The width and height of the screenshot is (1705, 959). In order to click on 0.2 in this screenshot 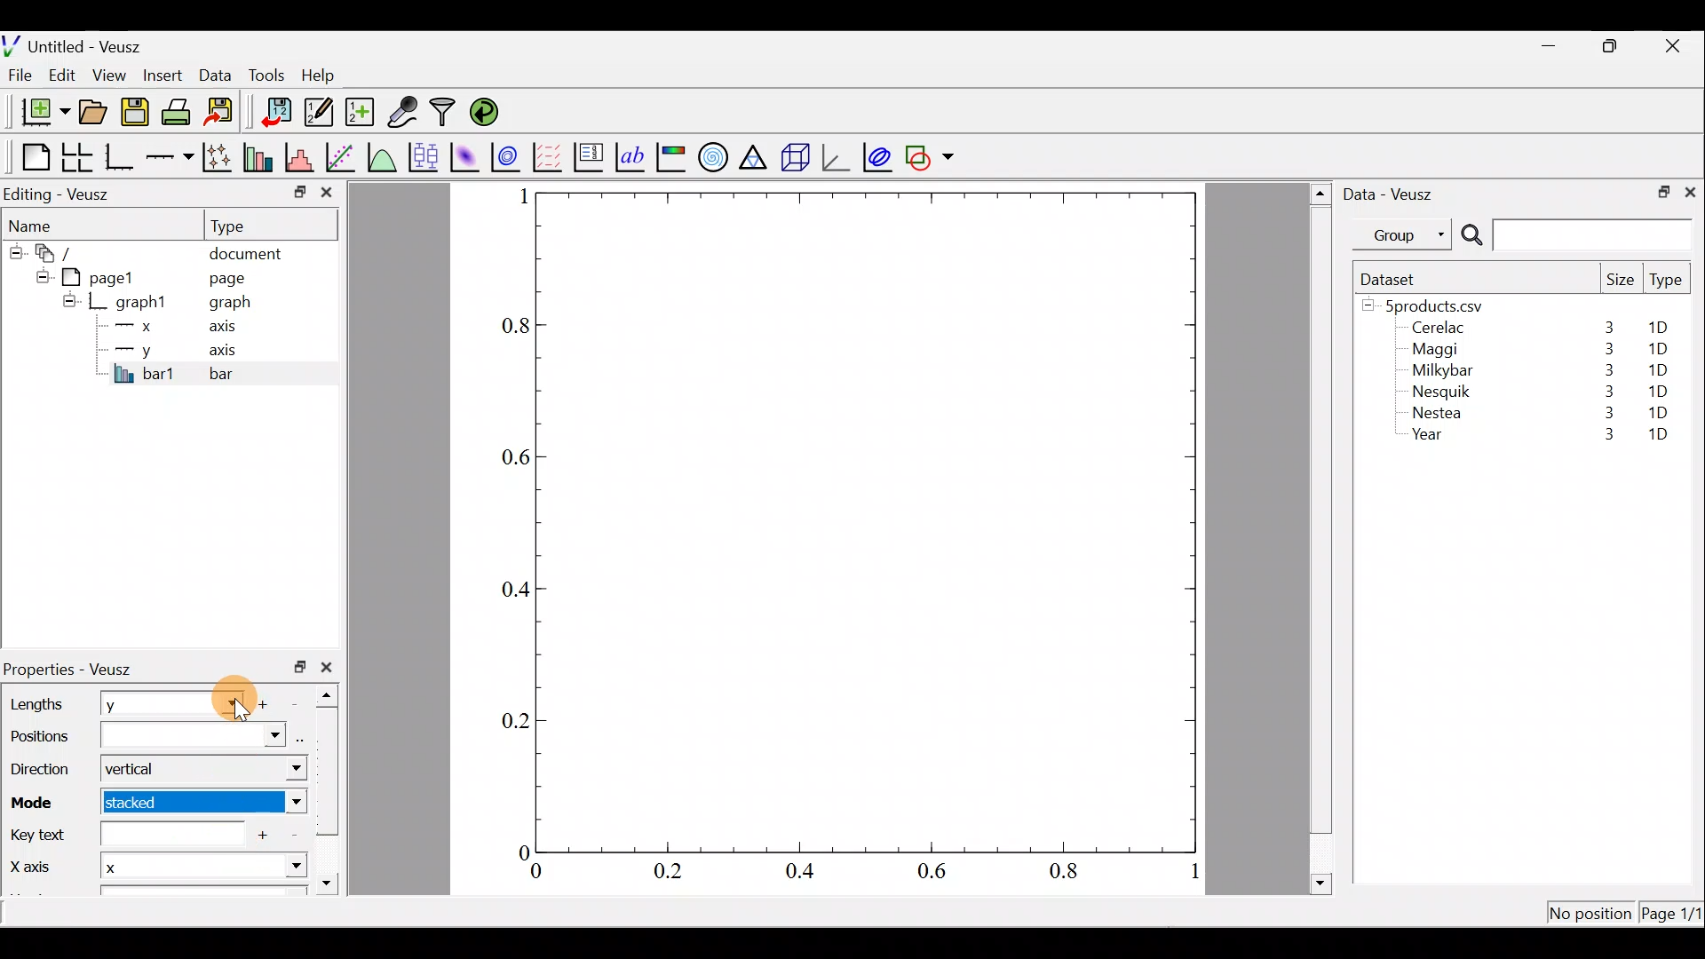, I will do `click(668, 870)`.